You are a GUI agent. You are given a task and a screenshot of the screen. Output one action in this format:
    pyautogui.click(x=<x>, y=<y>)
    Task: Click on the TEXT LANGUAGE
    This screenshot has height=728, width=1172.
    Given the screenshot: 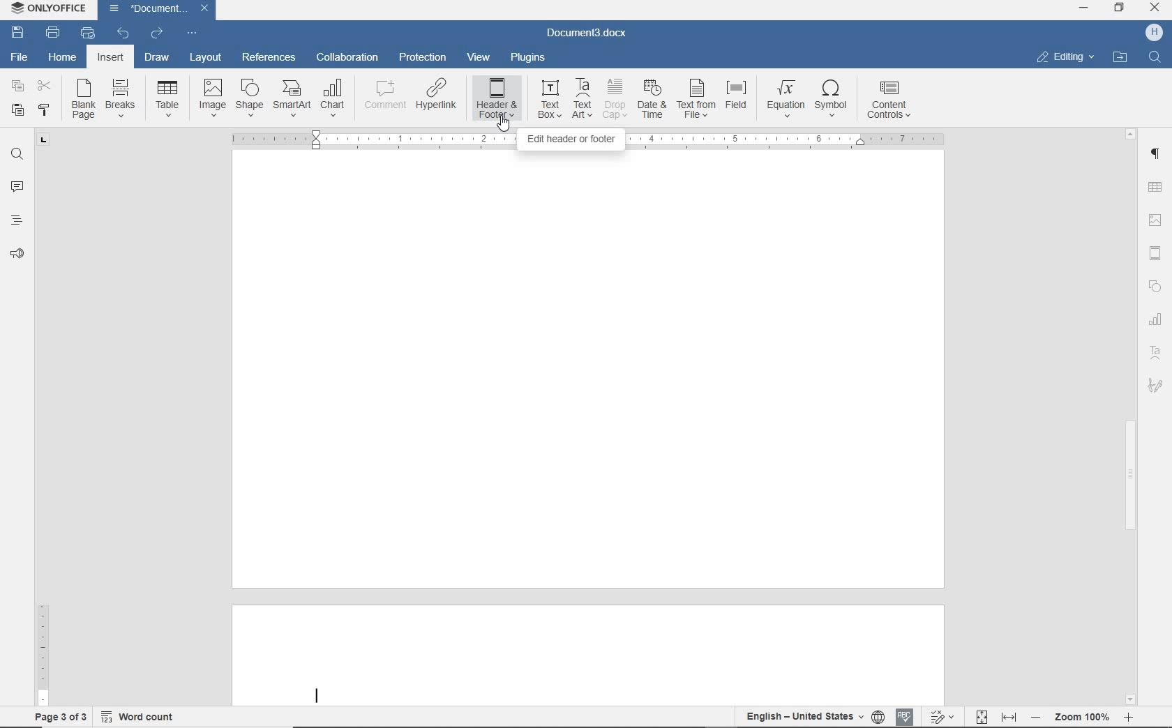 What is the action you would take?
    pyautogui.click(x=804, y=717)
    